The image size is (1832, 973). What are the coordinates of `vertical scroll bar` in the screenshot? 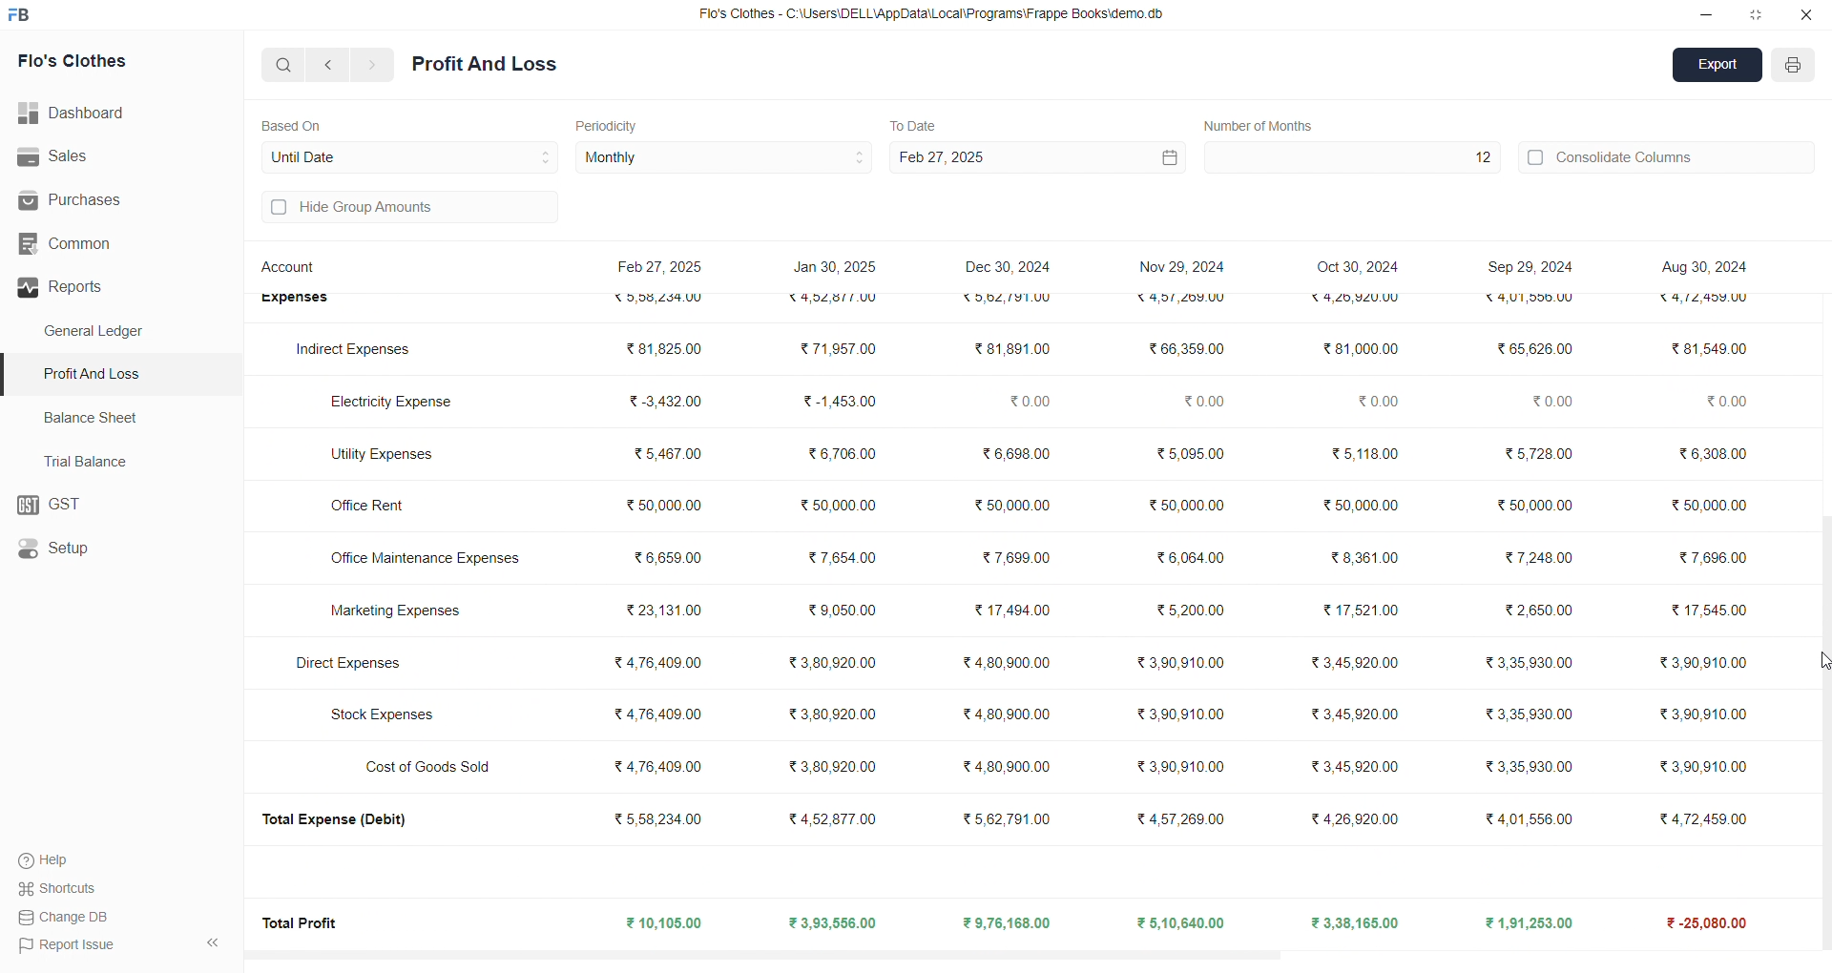 It's located at (1821, 605).